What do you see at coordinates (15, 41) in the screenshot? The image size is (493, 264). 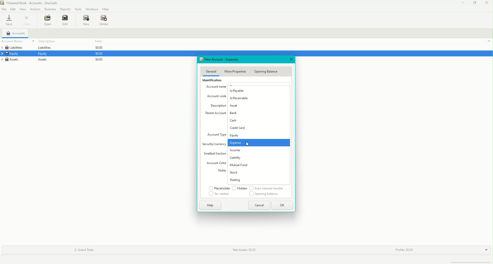 I see `Account Name` at bounding box center [15, 41].